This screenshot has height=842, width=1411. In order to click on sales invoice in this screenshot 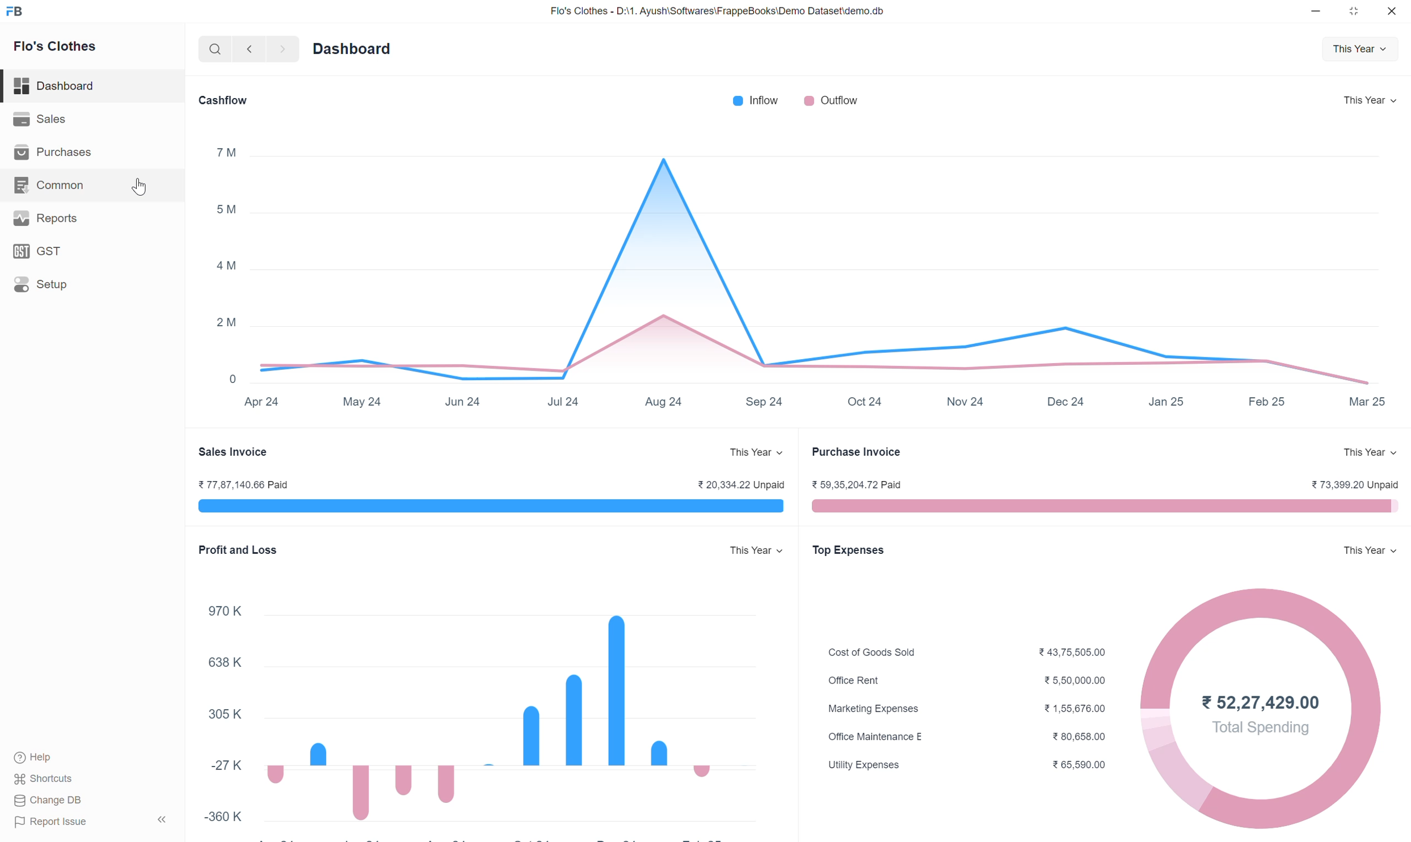, I will do `click(244, 452)`.